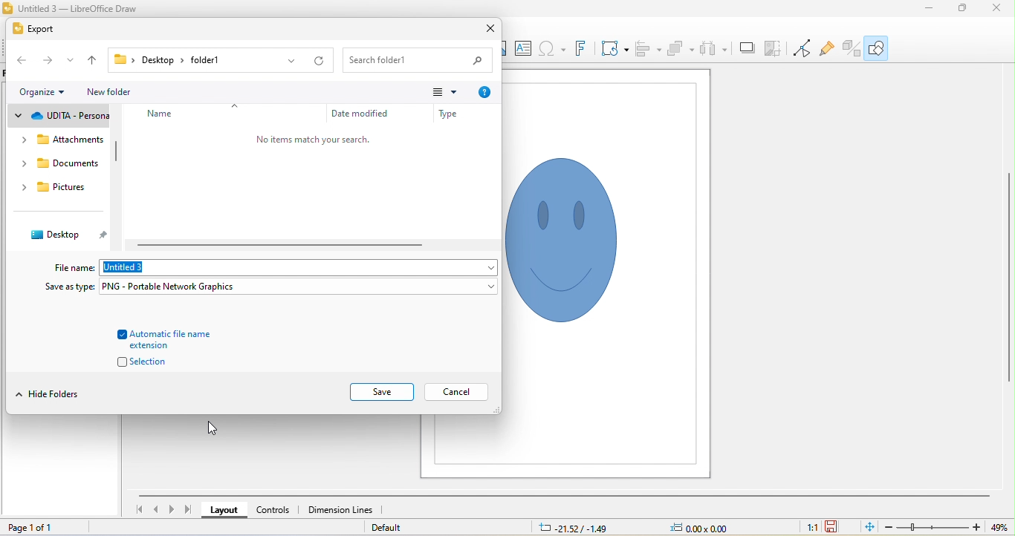 This screenshot has width=1015, height=536. I want to click on file name: untitled3, so click(147, 267).